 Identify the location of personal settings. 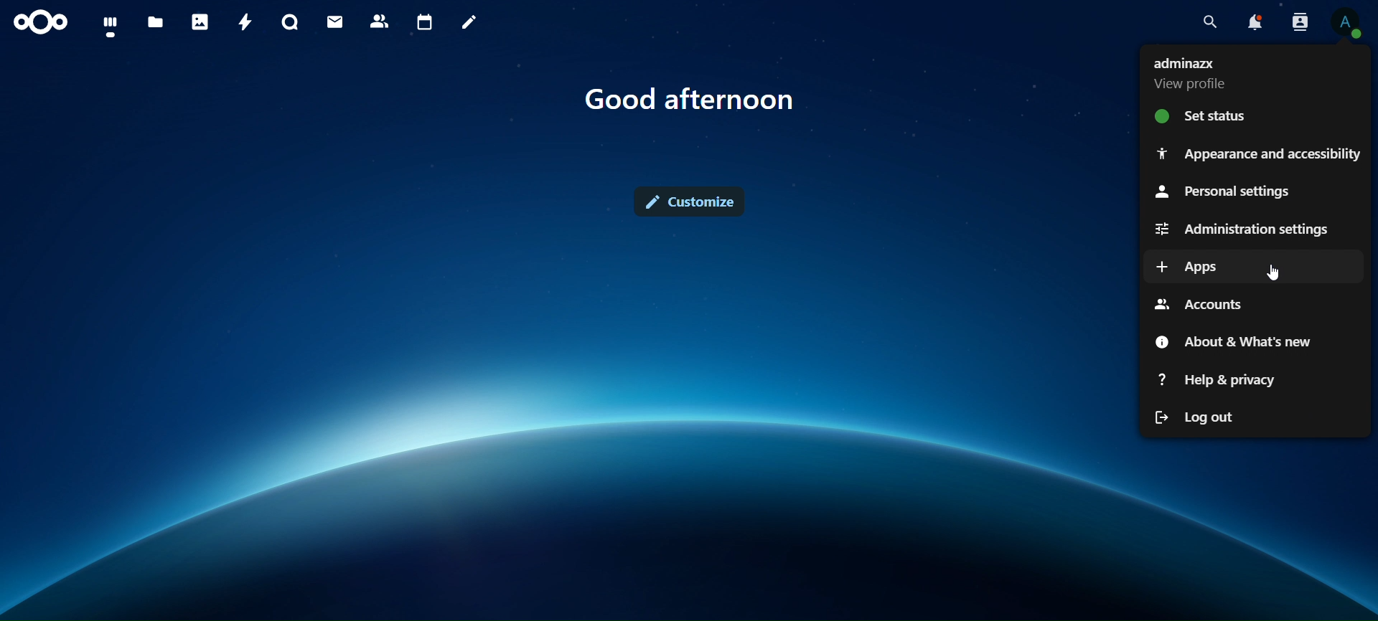
(1224, 191).